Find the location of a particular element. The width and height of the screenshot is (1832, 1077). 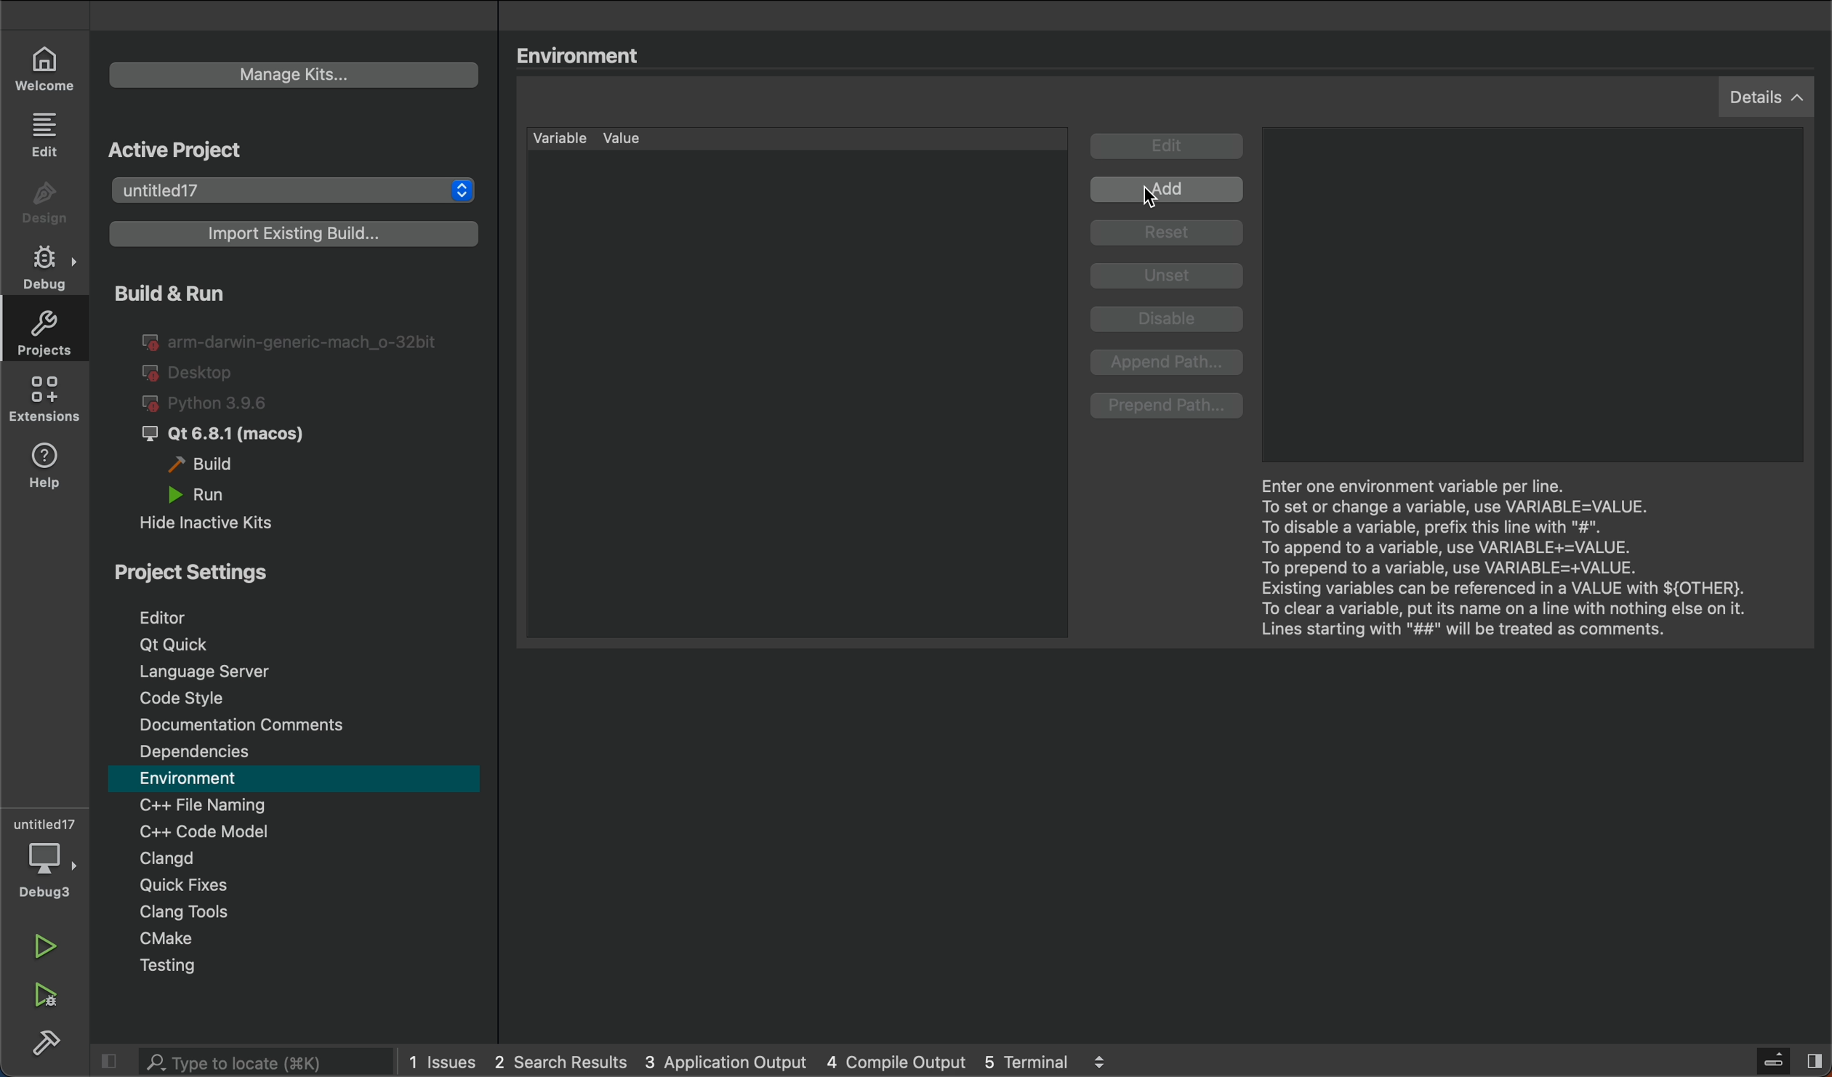

Add is located at coordinates (1170, 191).